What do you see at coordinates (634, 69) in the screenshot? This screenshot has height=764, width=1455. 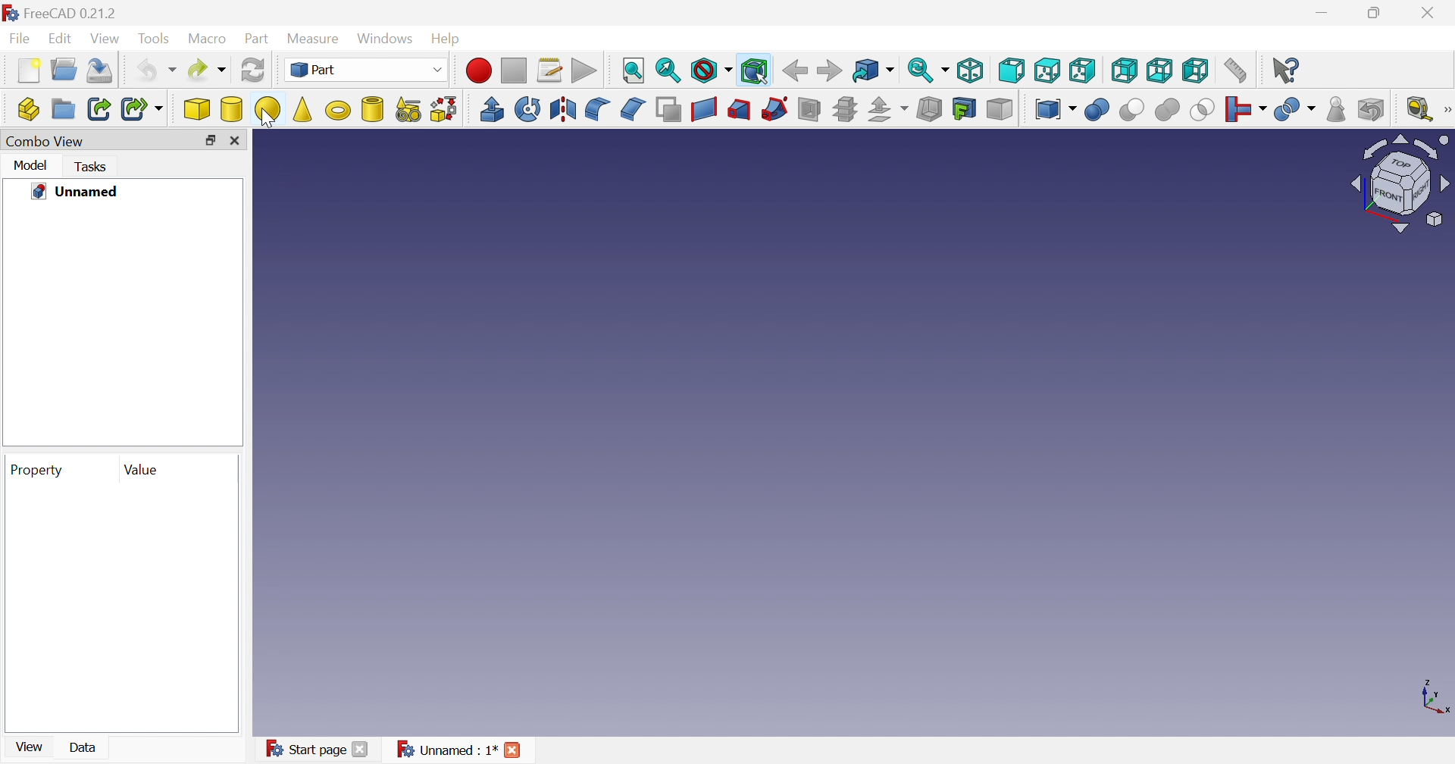 I see `Fit all` at bounding box center [634, 69].